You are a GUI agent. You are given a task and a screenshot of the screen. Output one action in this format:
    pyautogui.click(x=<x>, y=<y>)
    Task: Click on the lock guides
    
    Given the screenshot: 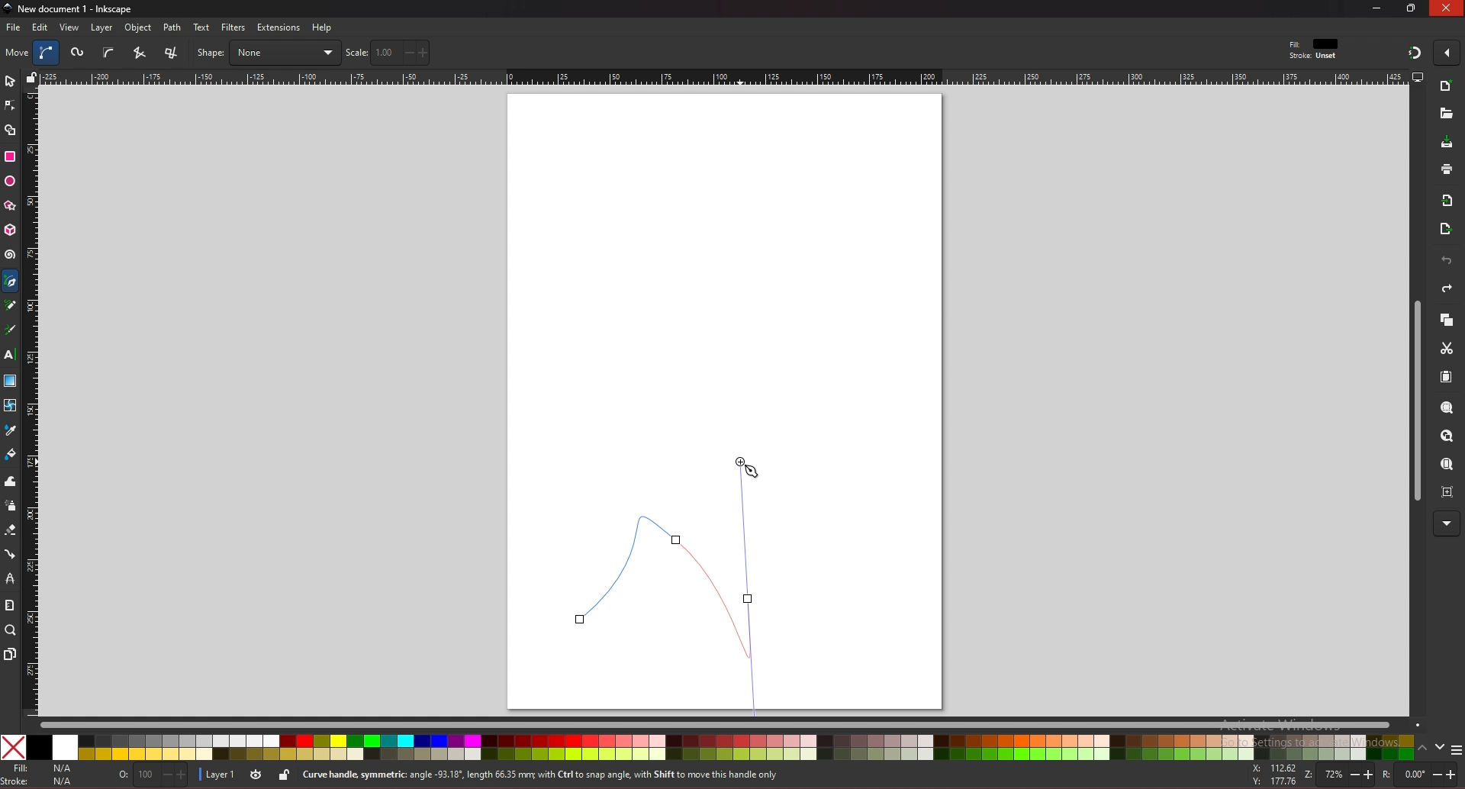 What is the action you would take?
    pyautogui.click(x=31, y=77)
    